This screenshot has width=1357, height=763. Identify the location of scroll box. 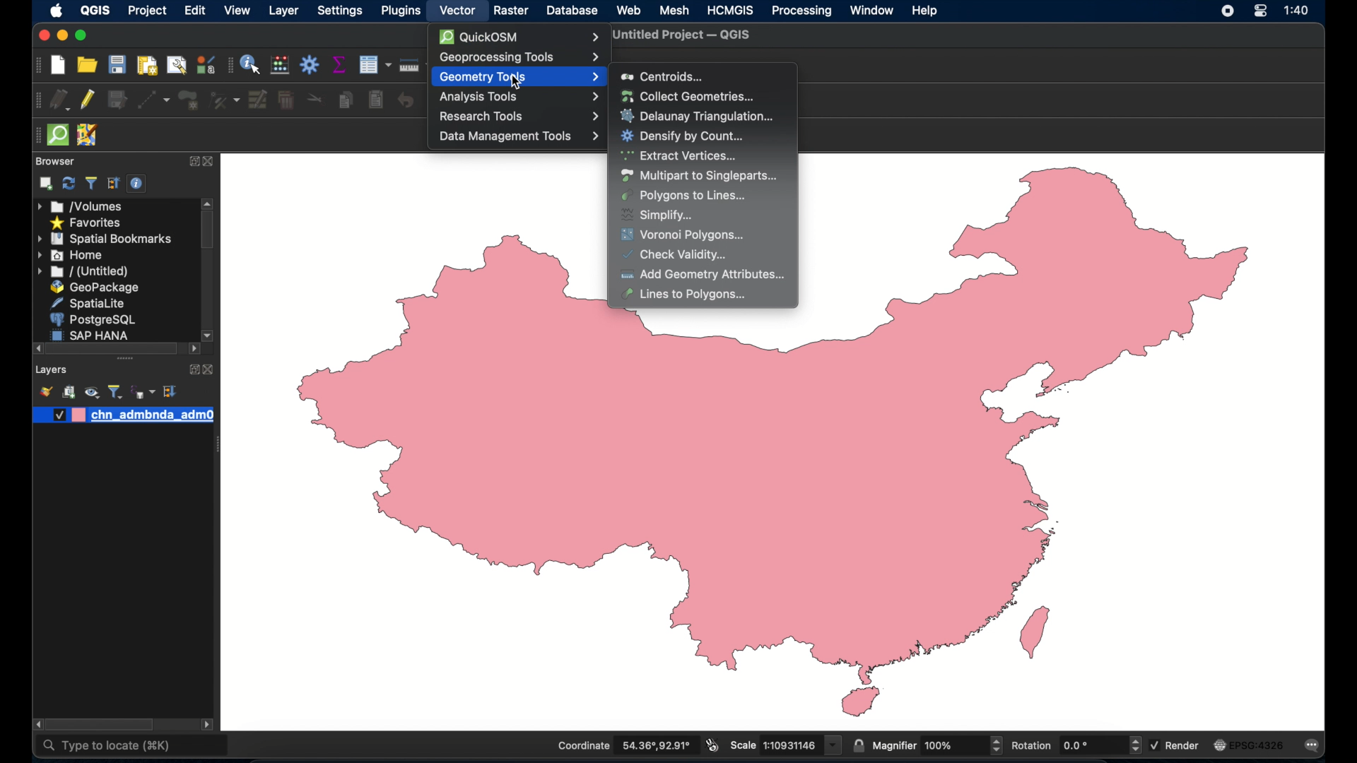
(111, 348).